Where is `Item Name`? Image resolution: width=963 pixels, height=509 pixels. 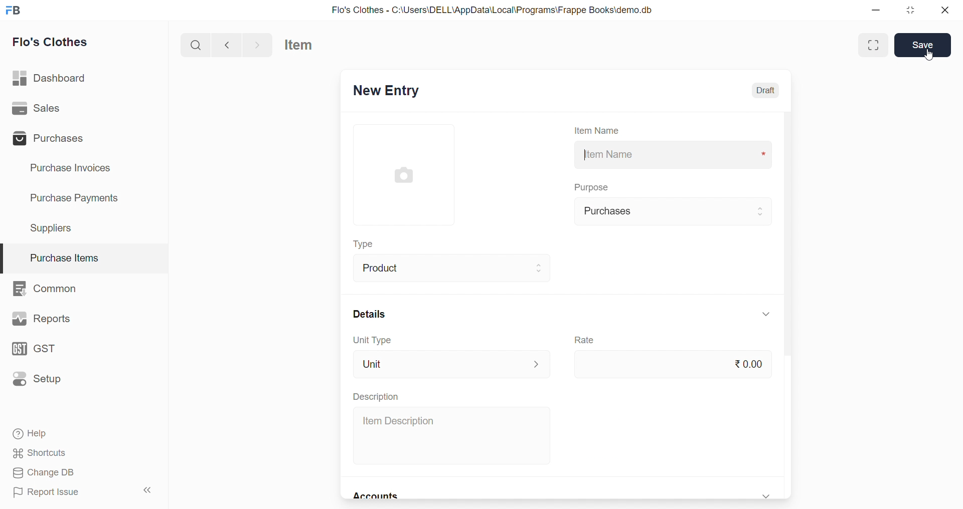
Item Name is located at coordinates (674, 156).